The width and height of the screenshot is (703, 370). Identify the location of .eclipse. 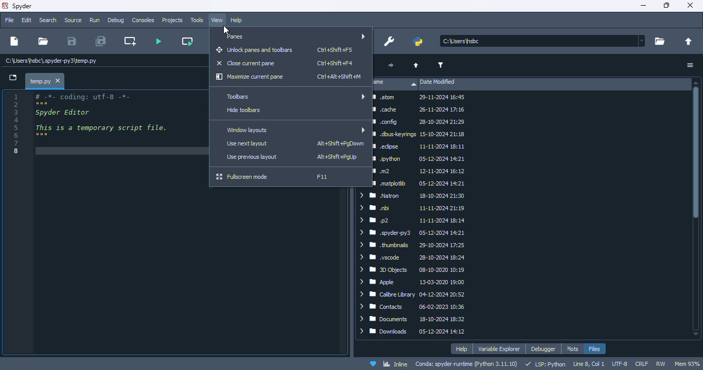
(419, 146).